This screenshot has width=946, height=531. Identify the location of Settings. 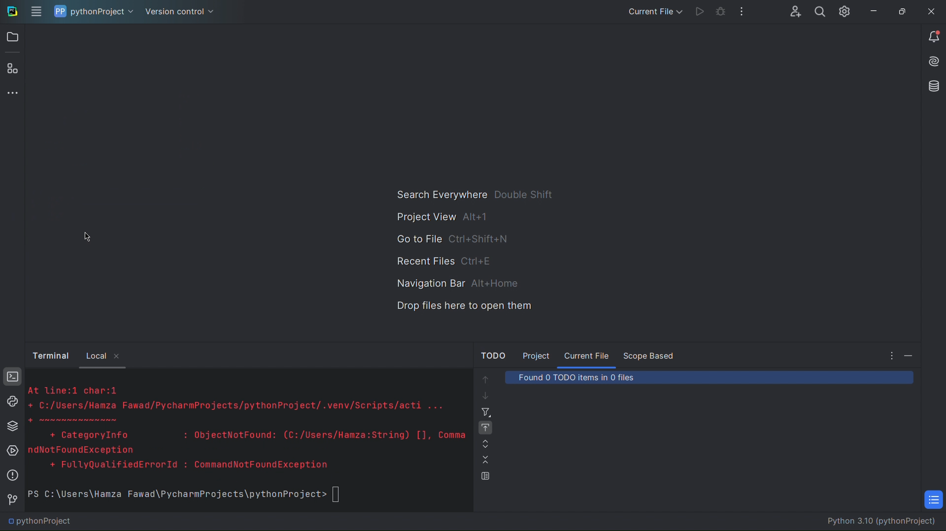
(844, 12).